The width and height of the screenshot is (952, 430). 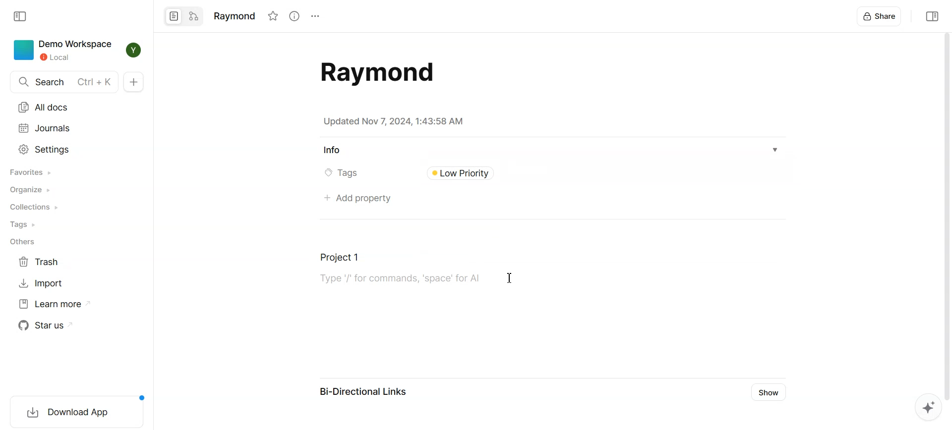 What do you see at coordinates (133, 82) in the screenshot?
I see `New doc` at bounding box center [133, 82].